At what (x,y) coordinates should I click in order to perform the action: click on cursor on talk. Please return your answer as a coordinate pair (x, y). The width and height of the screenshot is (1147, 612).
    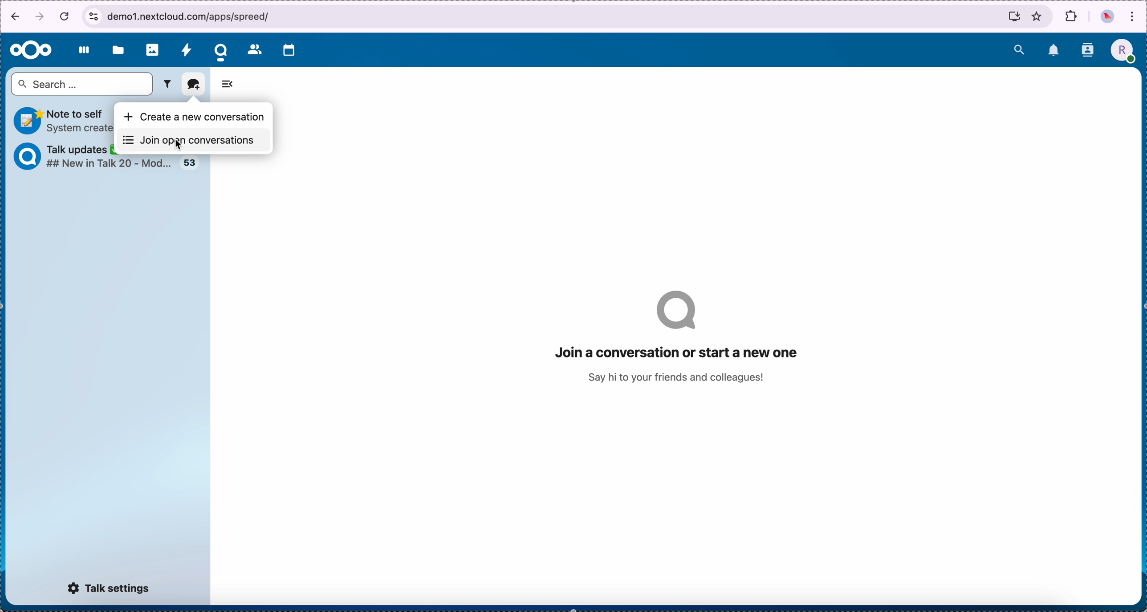
    Looking at the image, I should click on (223, 49).